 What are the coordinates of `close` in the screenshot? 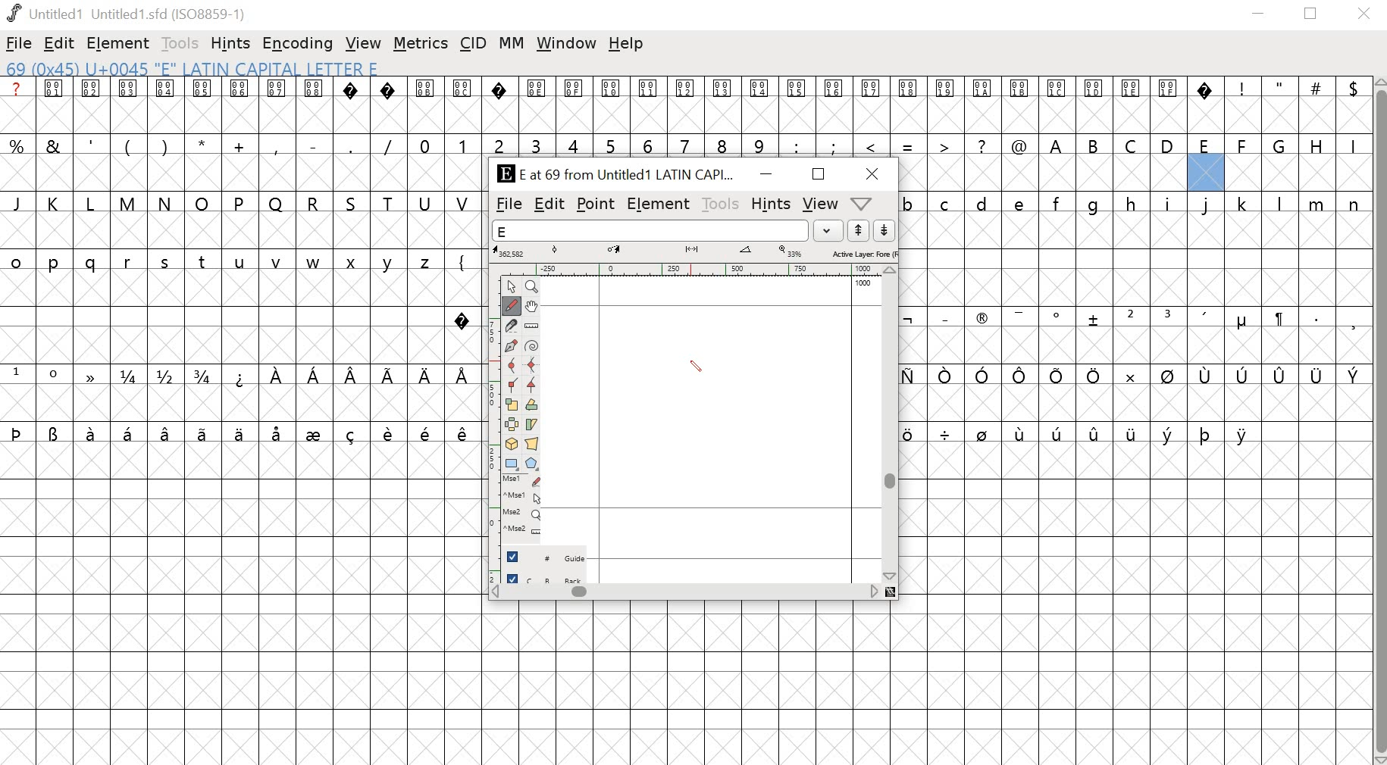 It's located at (1364, 14).